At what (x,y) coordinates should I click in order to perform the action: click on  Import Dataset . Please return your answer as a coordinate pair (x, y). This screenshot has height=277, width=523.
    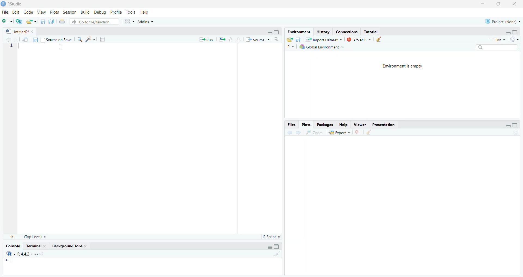
    Looking at the image, I should click on (324, 39).